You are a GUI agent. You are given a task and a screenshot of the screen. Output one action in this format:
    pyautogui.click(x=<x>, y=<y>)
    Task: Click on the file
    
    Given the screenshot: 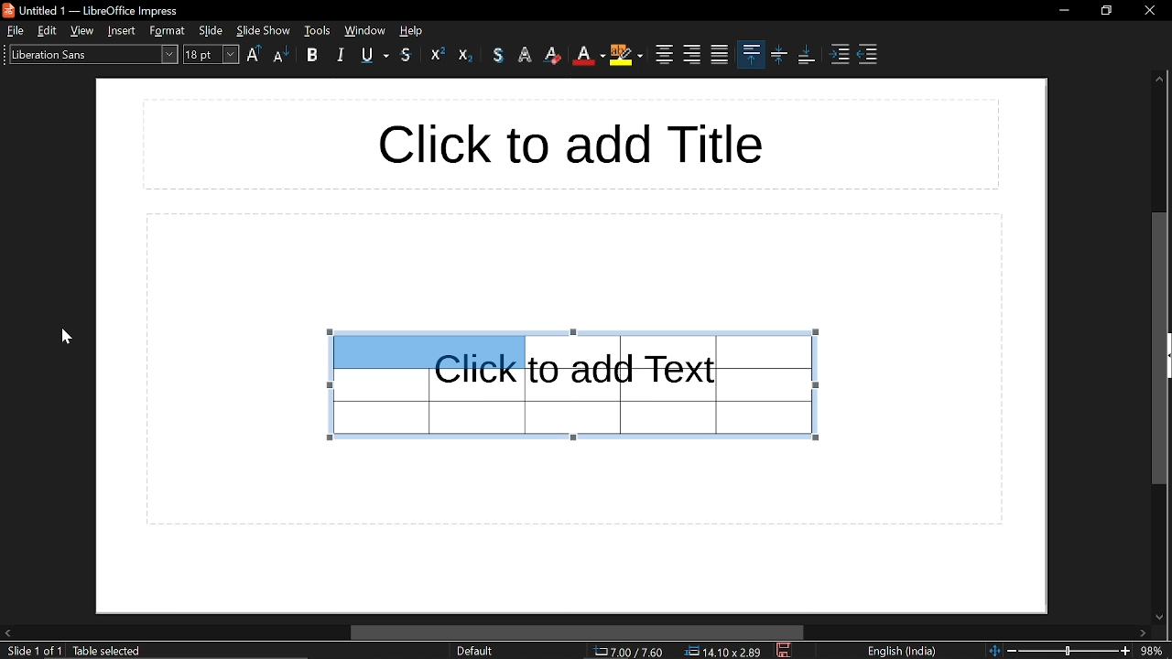 What is the action you would take?
    pyautogui.click(x=14, y=30)
    